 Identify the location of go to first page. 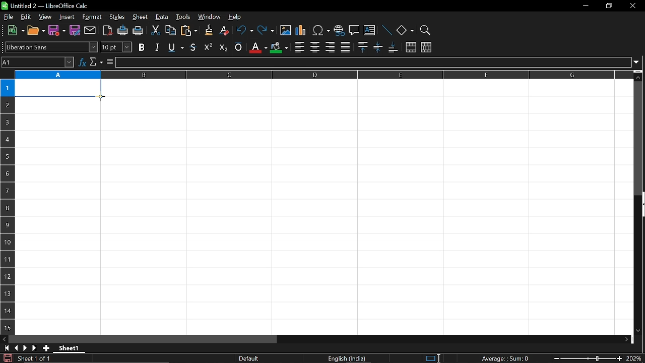
(5, 348).